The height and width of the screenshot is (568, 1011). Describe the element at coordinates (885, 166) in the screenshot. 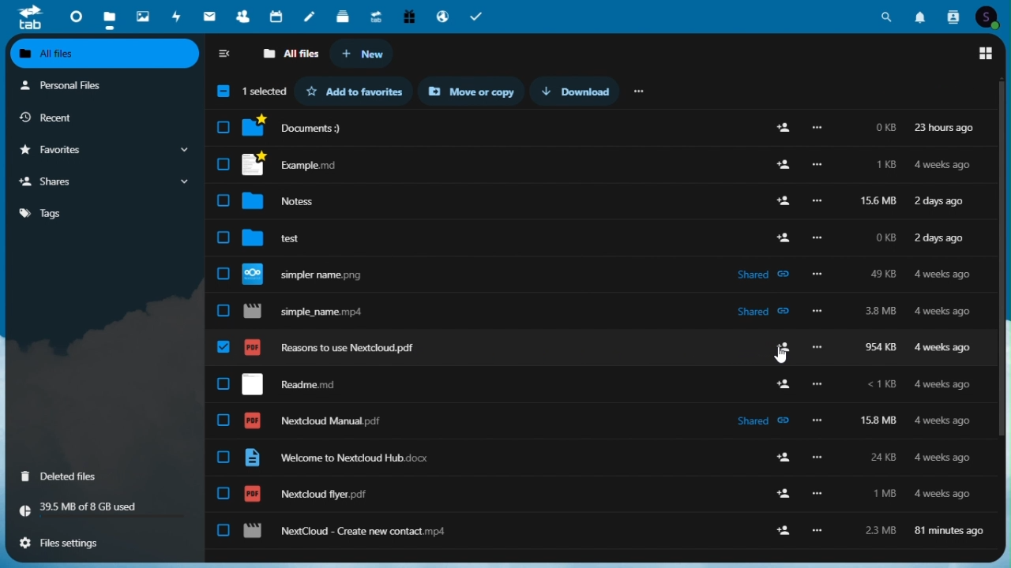

I see `1kb` at that location.